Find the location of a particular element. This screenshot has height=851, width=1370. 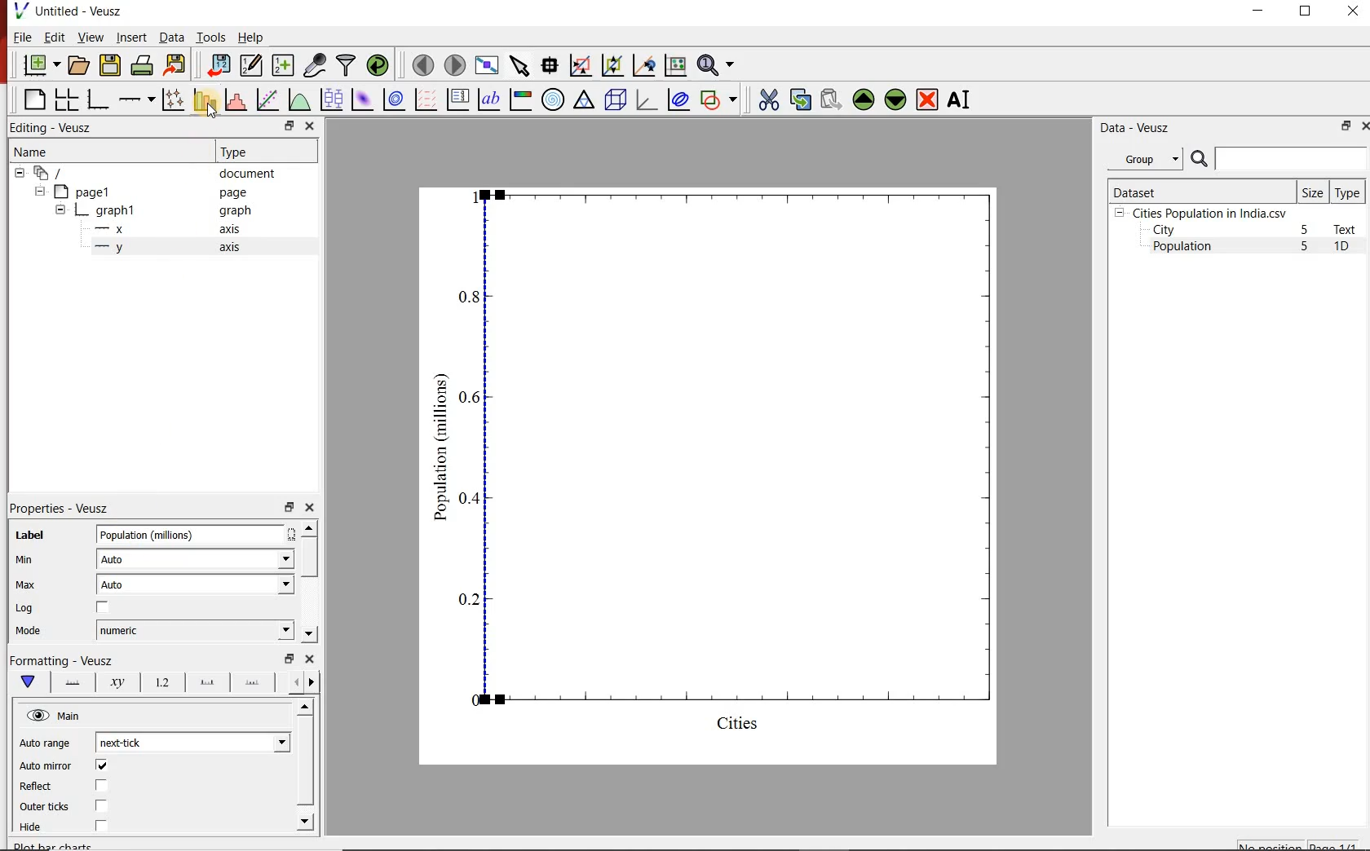

print the document is located at coordinates (141, 66).